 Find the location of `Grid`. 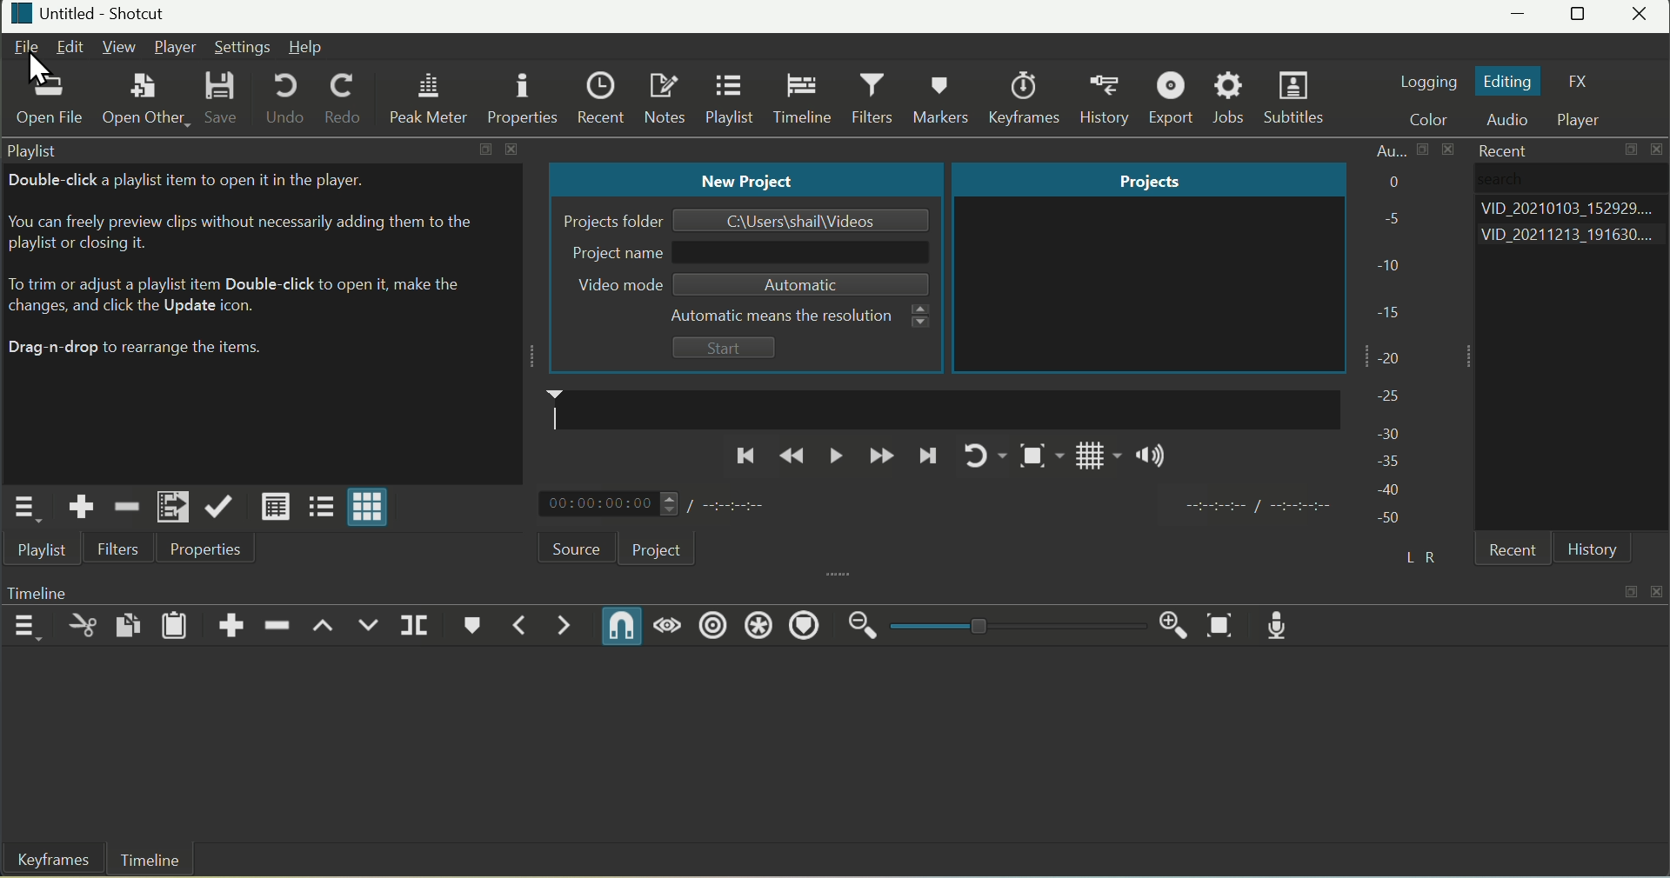

Grid is located at coordinates (1086, 461).